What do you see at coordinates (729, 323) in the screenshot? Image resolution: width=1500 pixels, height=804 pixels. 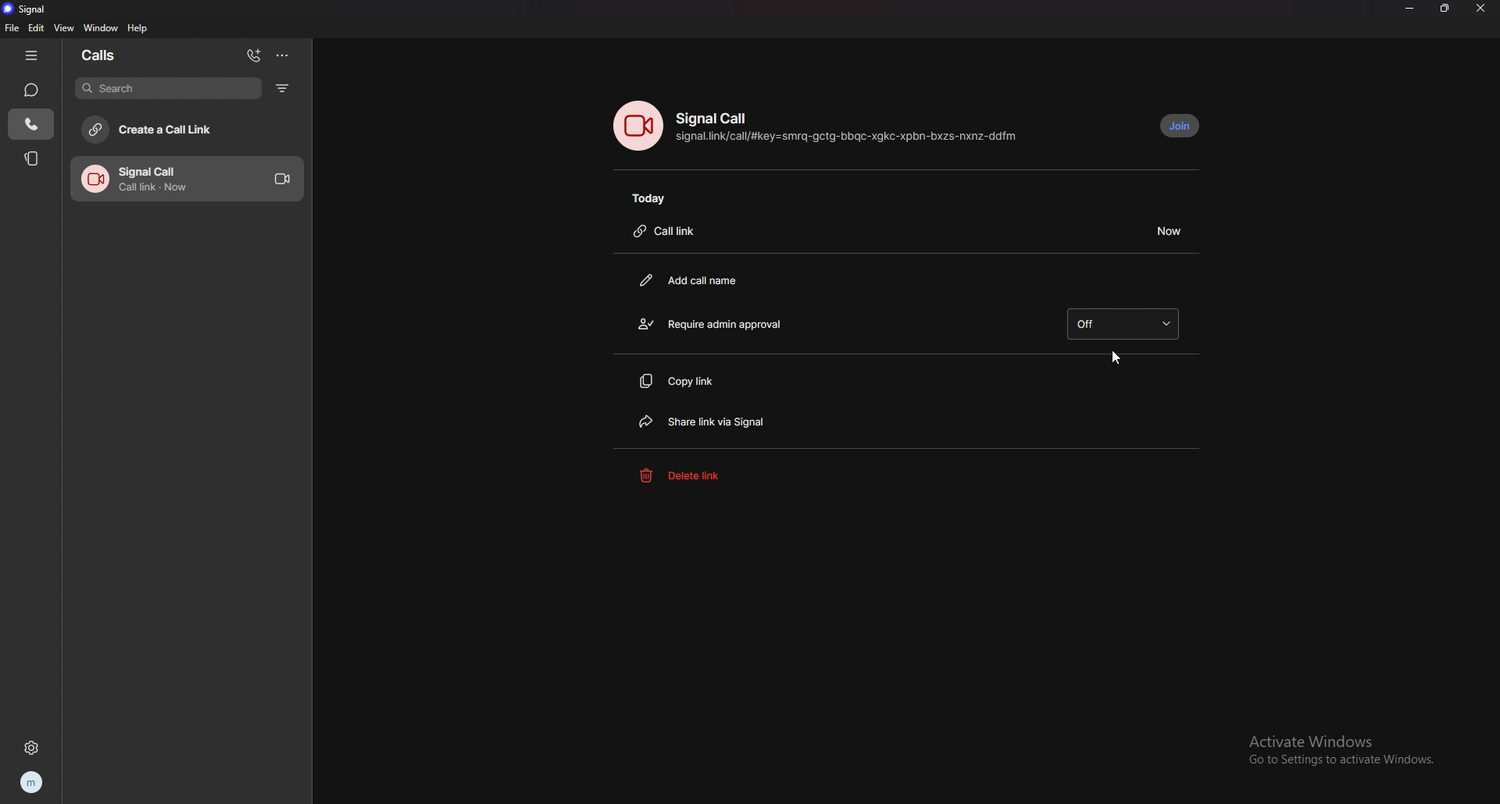 I see `require admin approval` at bounding box center [729, 323].